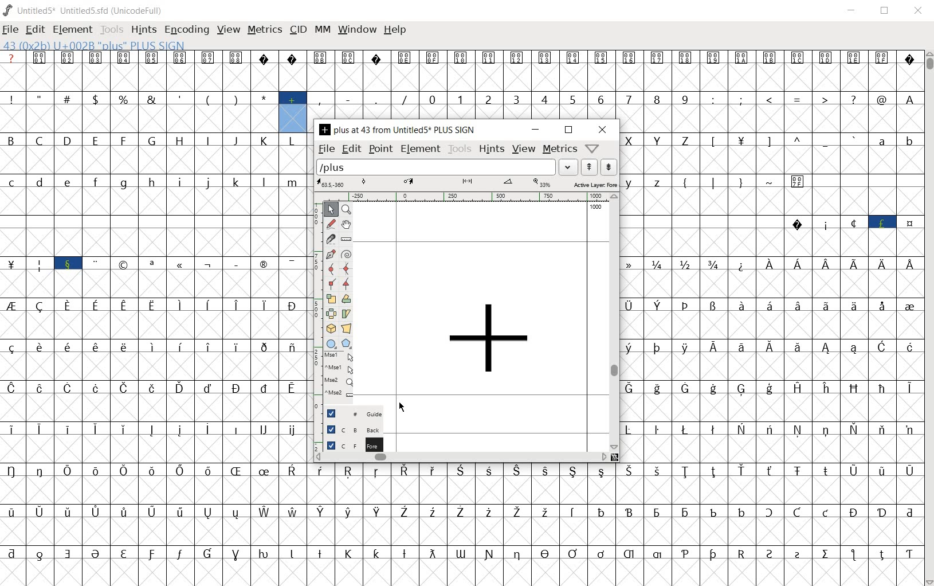 Image resolution: width=934 pixels, height=586 pixels. I want to click on https://labeling-s.turing.com/conversations/75682/view, so click(740, 525).